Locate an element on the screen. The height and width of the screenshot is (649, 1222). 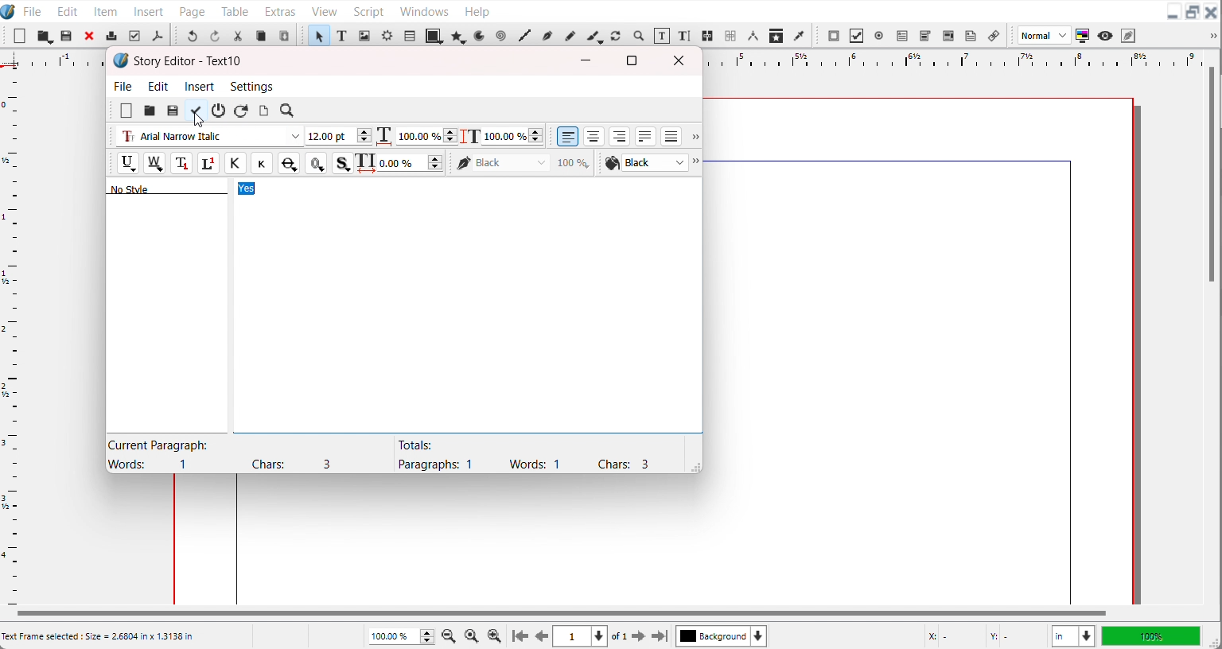
Line is located at coordinates (524, 36).